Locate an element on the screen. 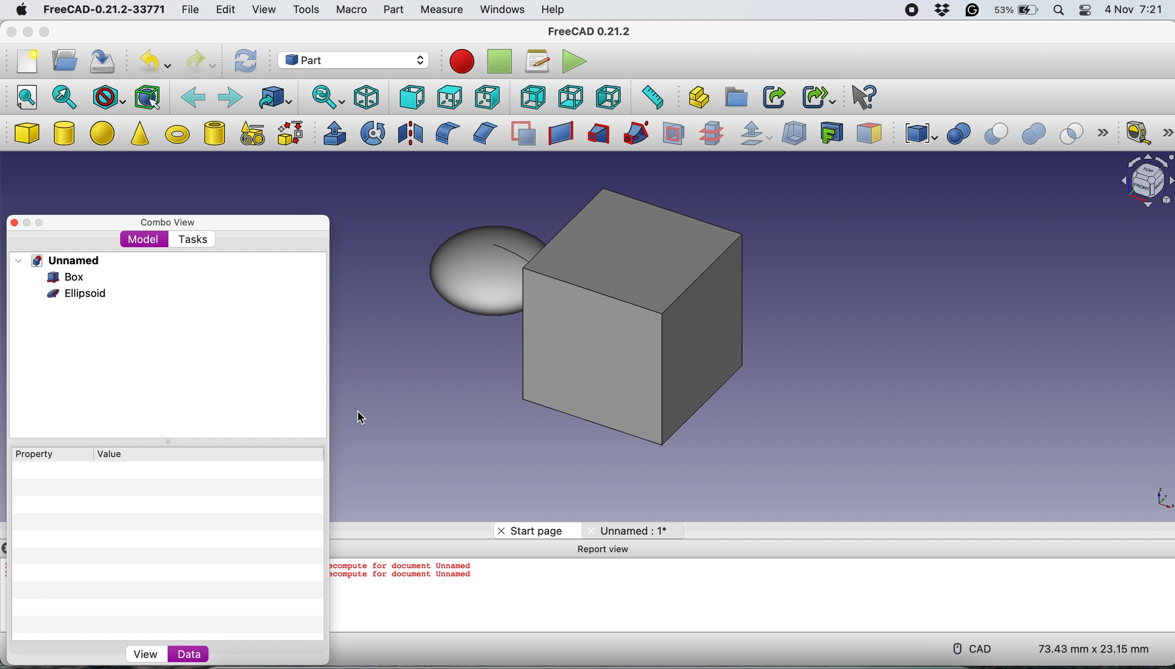 Image resolution: width=1175 pixels, height=669 pixels. draw style is located at coordinates (109, 98).